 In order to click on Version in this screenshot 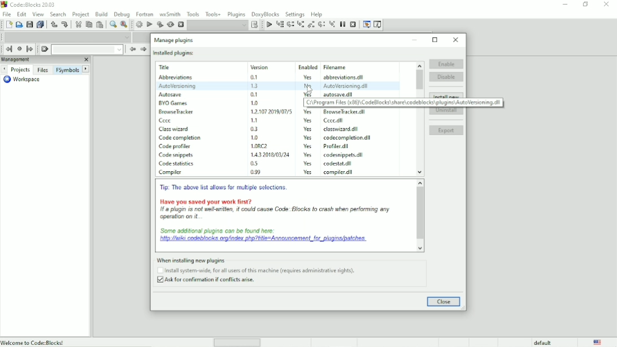, I will do `click(270, 66)`.